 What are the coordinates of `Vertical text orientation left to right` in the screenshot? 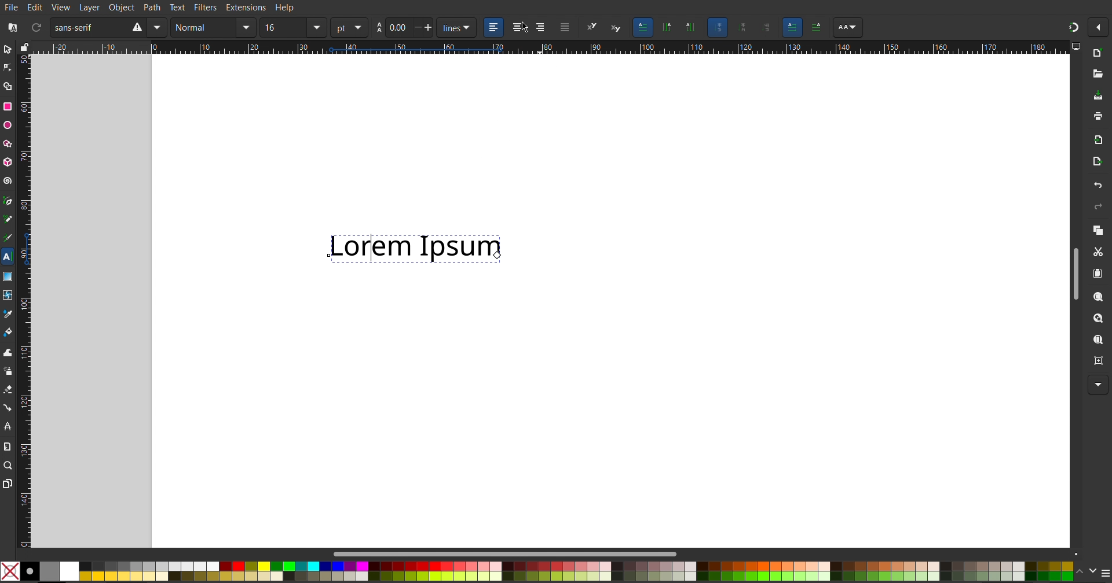 It's located at (689, 28).